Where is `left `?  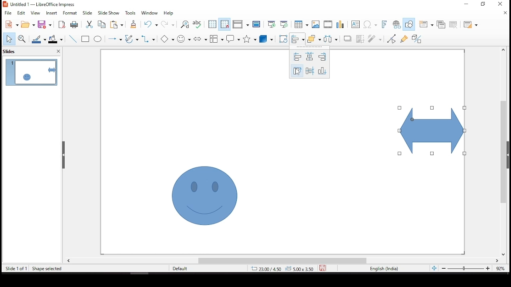 left  is located at coordinates (297, 57).